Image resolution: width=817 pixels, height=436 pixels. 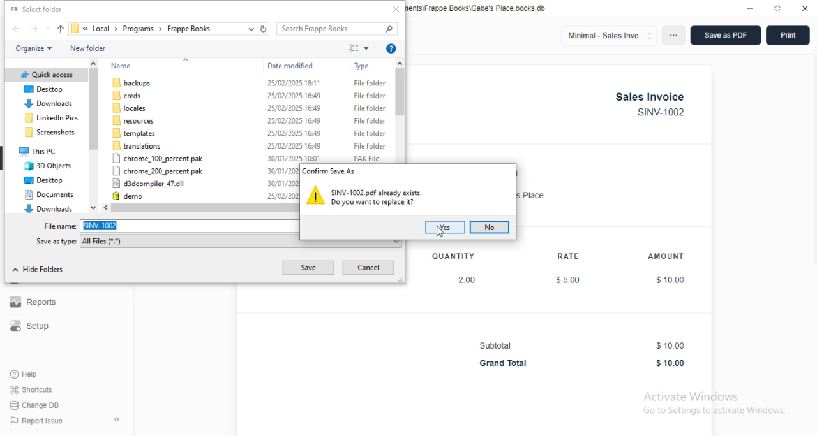 I want to click on desktop, so click(x=43, y=180).